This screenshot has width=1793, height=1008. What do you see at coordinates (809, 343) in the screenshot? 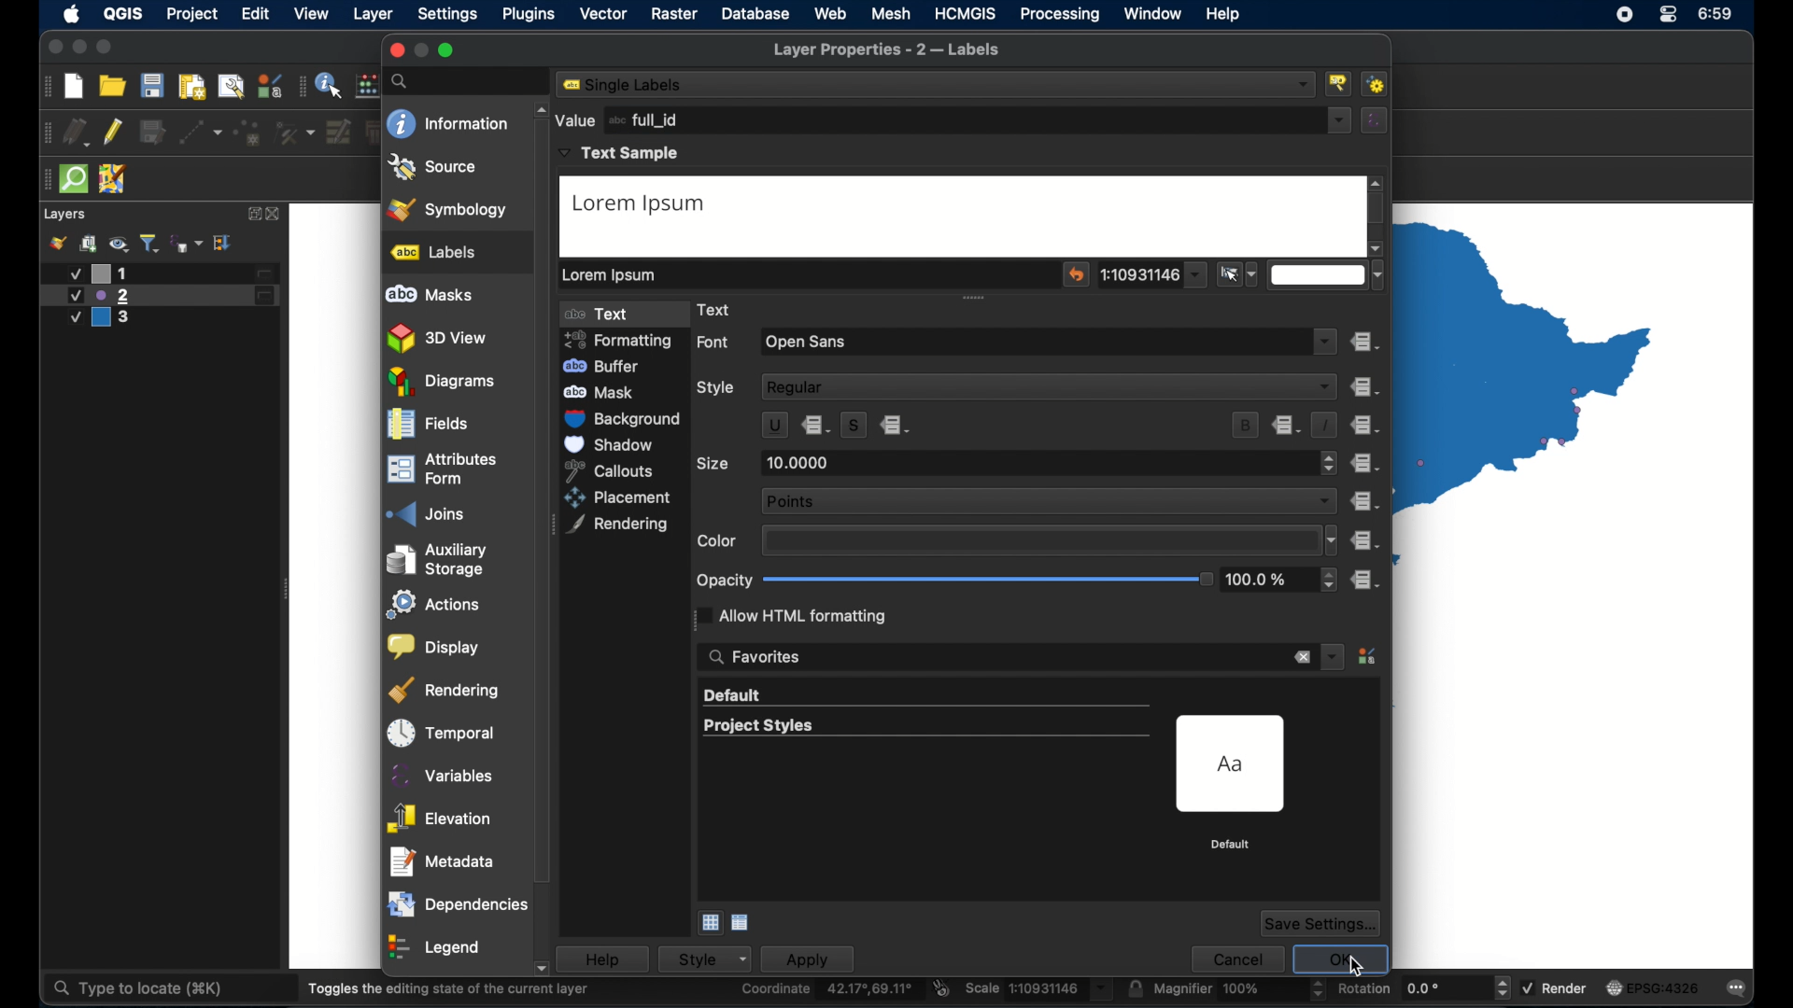
I see `open sans` at bounding box center [809, 343].